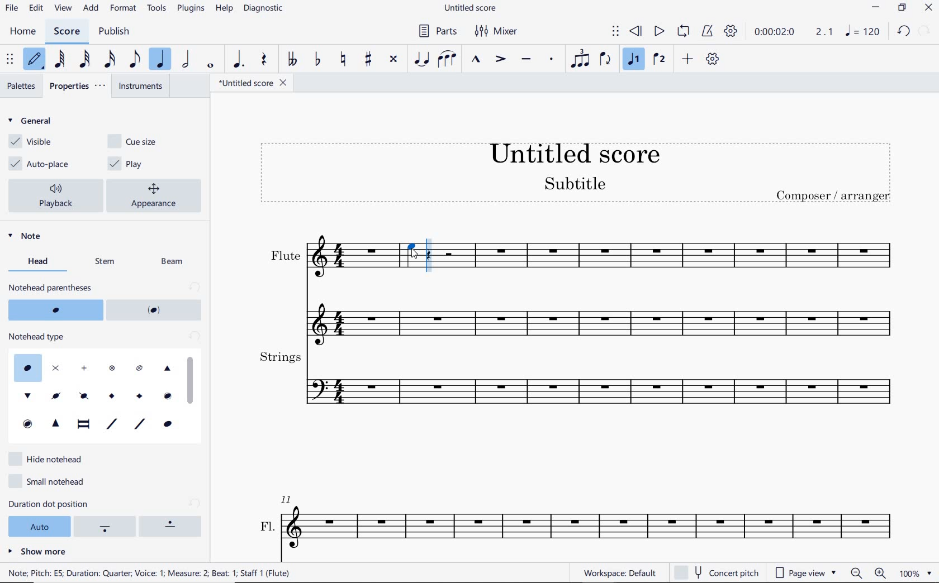  What do you see at coordinates (210, 66) in the screenshot?
I see `WHOLE NOTE` at bounding box center [210, 66].